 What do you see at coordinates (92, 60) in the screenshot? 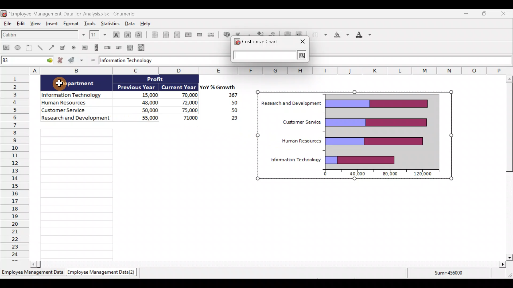
I see `Enter formula` at bounding box center [92, 60].